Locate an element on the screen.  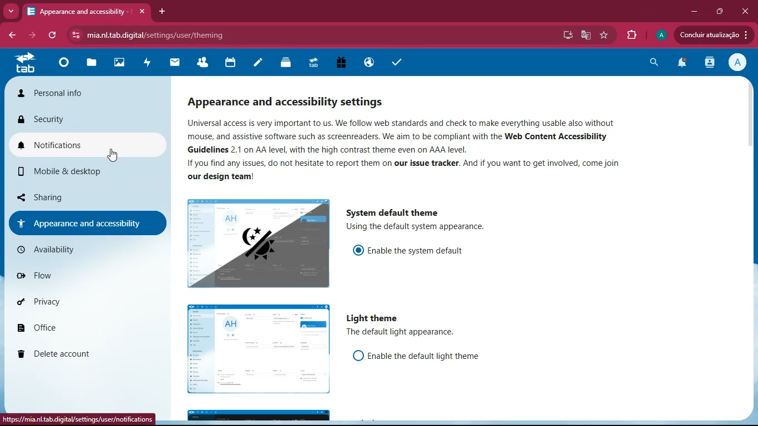
friends is located at coordinates (206, 63).